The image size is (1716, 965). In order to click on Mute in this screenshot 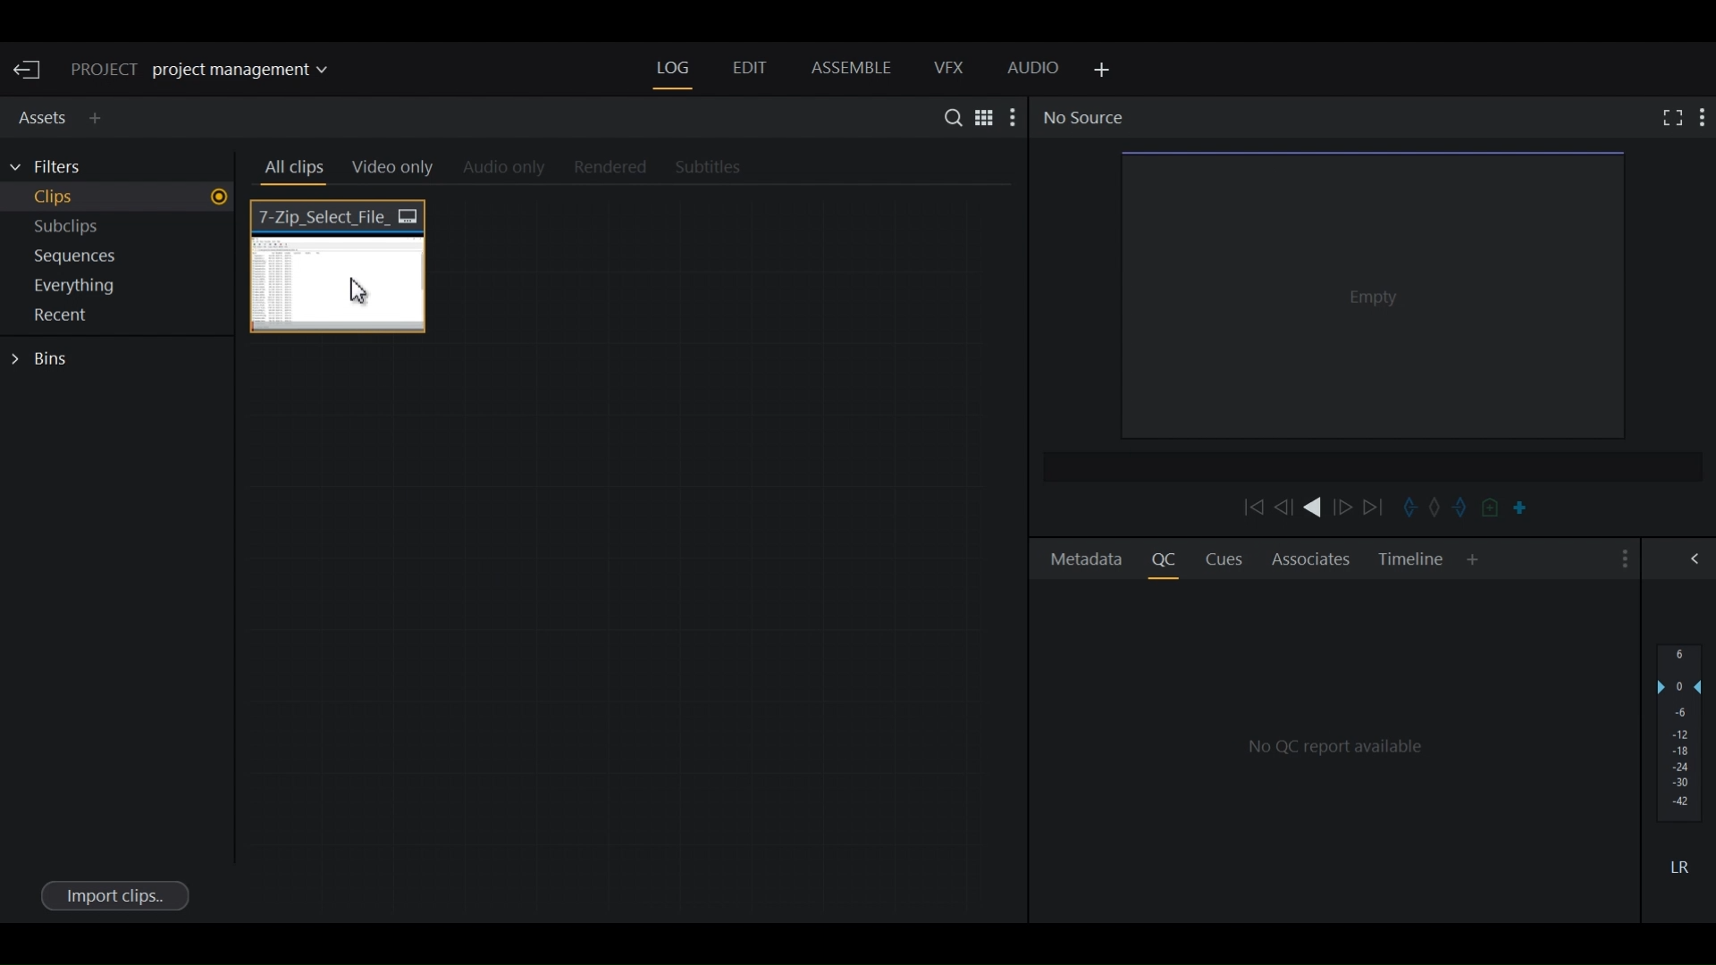, I will do `click(1679, 866)`.